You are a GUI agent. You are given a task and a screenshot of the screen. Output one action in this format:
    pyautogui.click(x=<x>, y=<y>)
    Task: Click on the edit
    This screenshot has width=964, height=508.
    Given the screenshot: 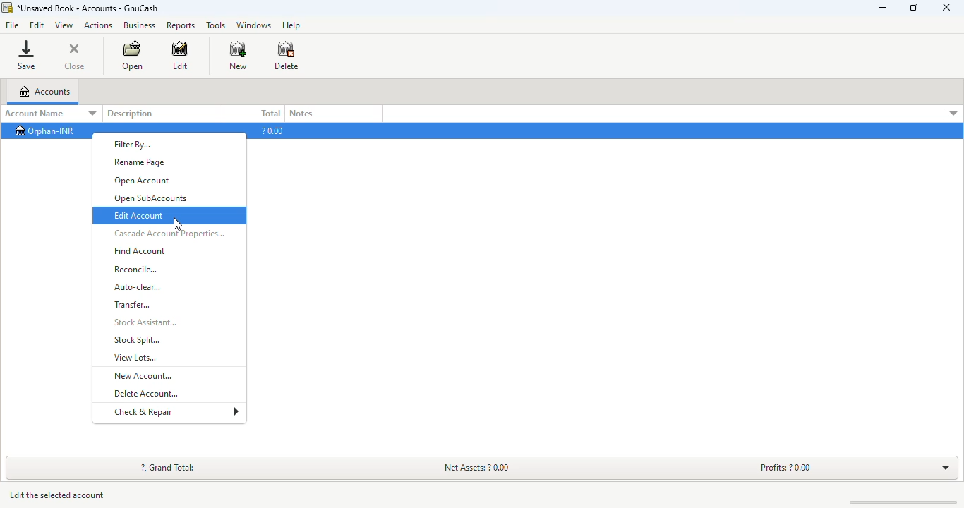 What is the action you would take?
    pyautogui.click(x=37, y=25)
    